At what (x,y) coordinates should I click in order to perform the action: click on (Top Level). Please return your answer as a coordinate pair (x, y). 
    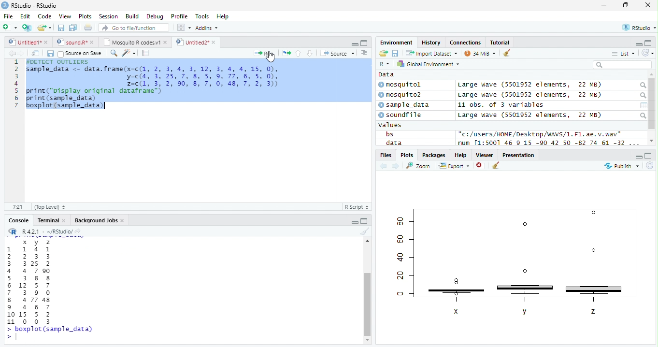
    Looking at the image, I should click on (50, 207).